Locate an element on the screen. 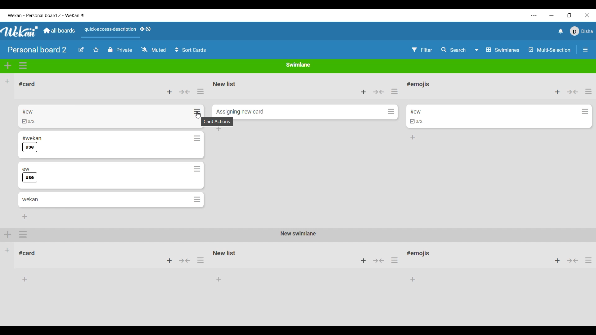 The width and height of the screenshot is (596, 335). Indicates card has cheklist is located at coordinates (417, 122).